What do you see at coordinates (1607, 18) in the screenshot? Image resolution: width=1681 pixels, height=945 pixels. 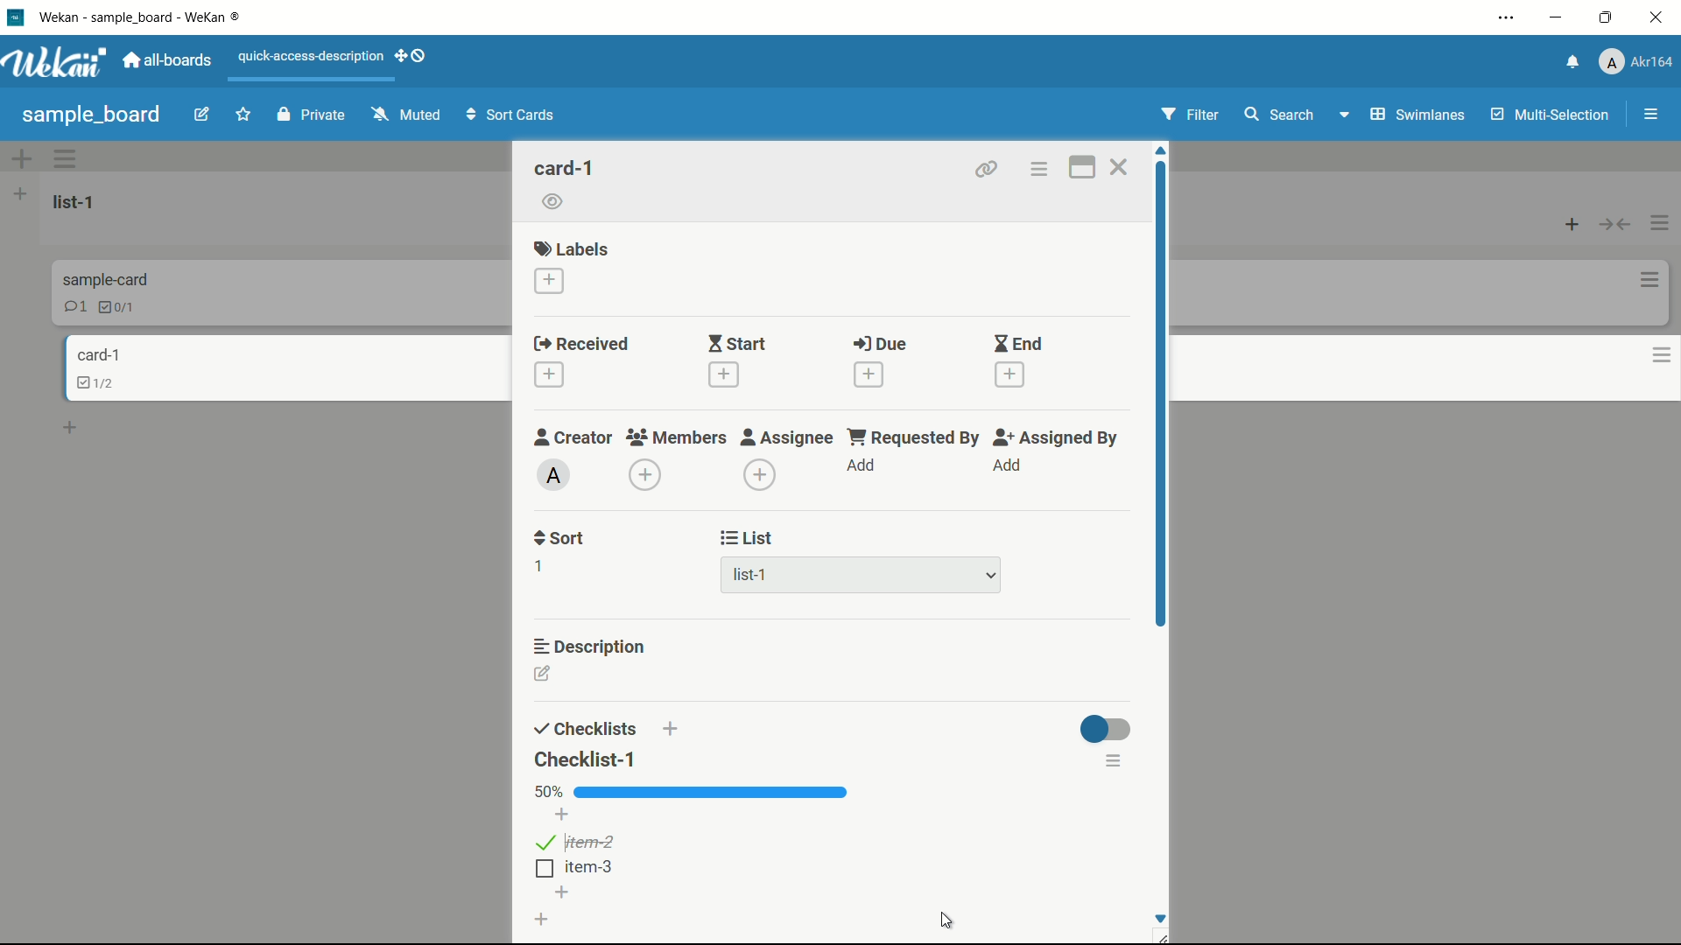 I see `maximize` at bounding box center [1607, 18].